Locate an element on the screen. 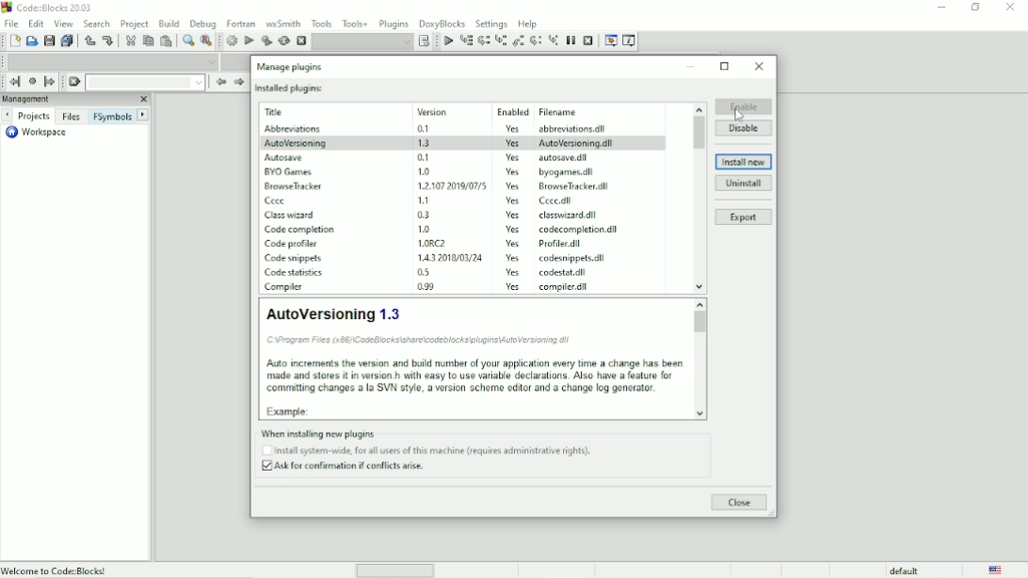 The width and height of the screenshot is (1028, 578). Last jump is located at coordinates (32, 81).